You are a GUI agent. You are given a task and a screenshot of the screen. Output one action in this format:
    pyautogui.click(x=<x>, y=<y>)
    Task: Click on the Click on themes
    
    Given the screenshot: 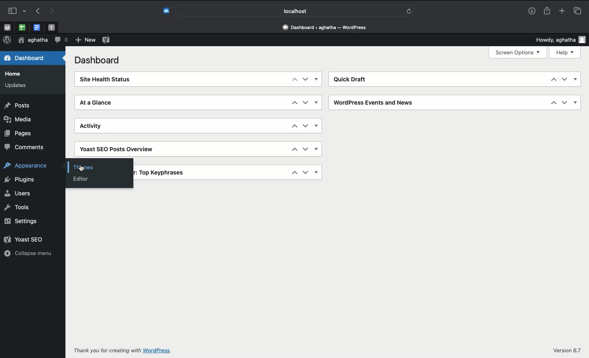 What is the action you would take?
    pyautogui.click(x=99, y=166)
    